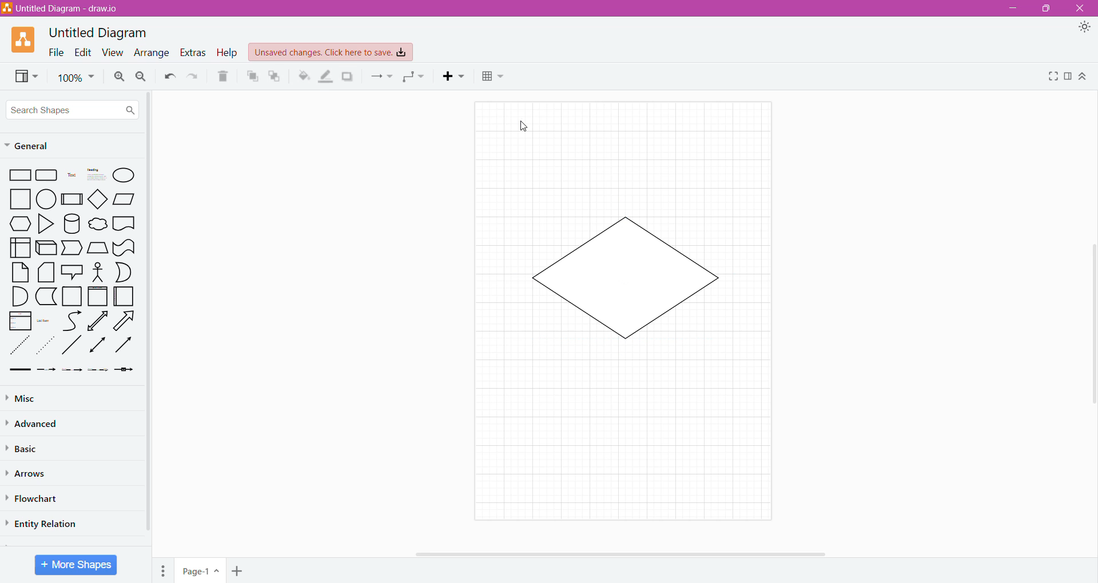  I want to click on Or, so click(124, 272).